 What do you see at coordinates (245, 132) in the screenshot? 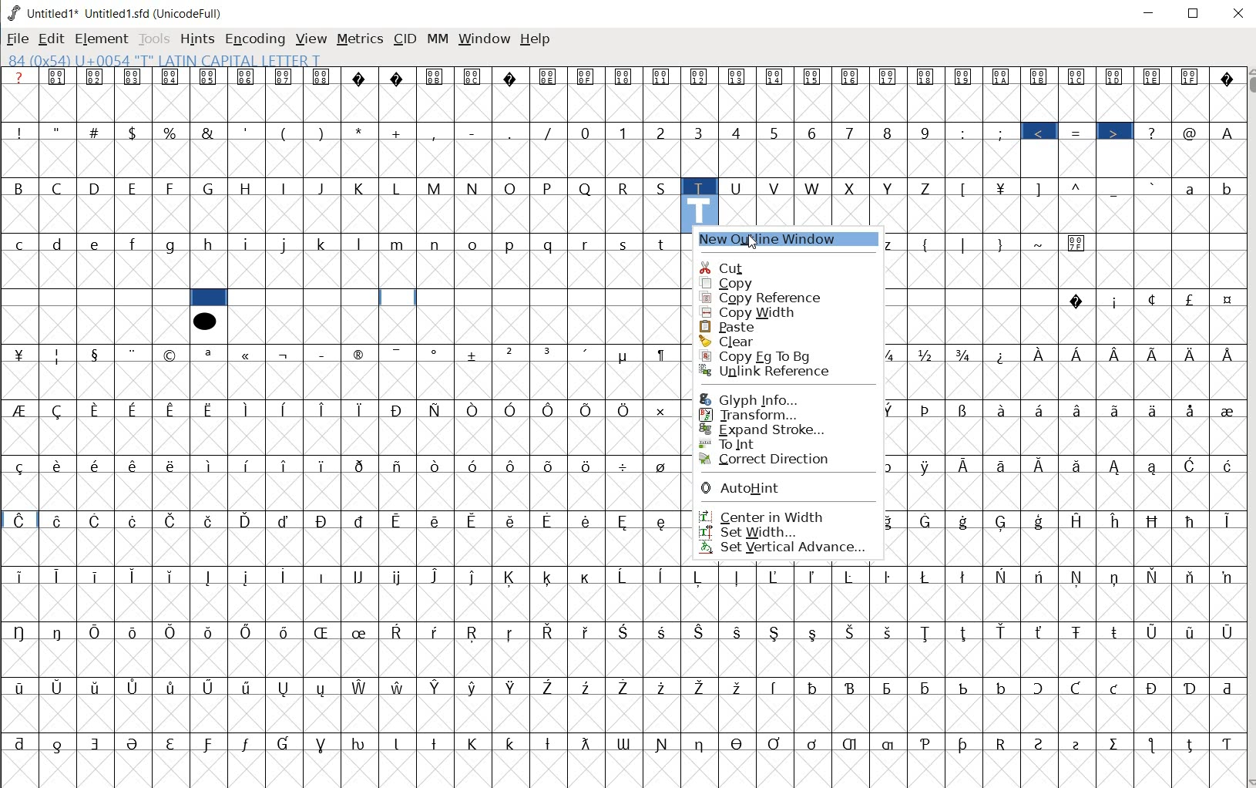
I see `'` at bounding box center [245, 132].